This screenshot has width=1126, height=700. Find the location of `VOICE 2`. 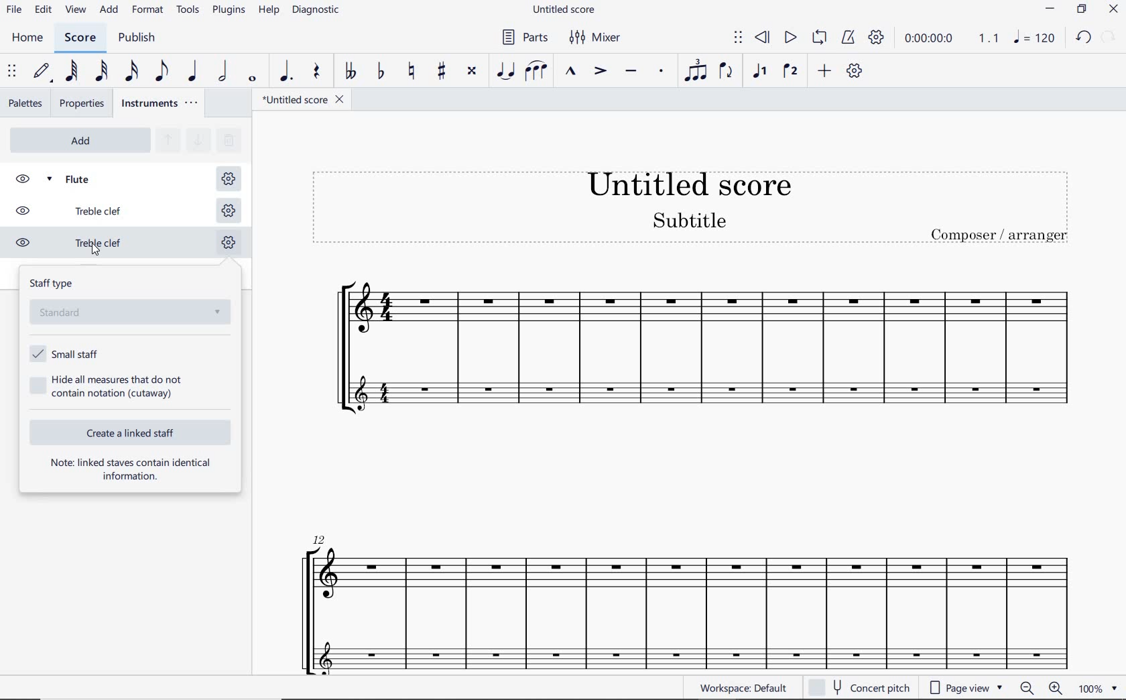

VOICE 2 is located at coordinates (790, 72).